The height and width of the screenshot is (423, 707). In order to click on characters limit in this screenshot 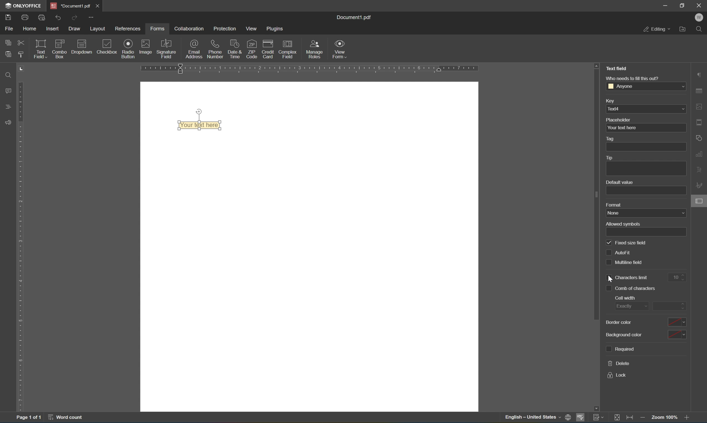, I will do `click(632, 277)`.